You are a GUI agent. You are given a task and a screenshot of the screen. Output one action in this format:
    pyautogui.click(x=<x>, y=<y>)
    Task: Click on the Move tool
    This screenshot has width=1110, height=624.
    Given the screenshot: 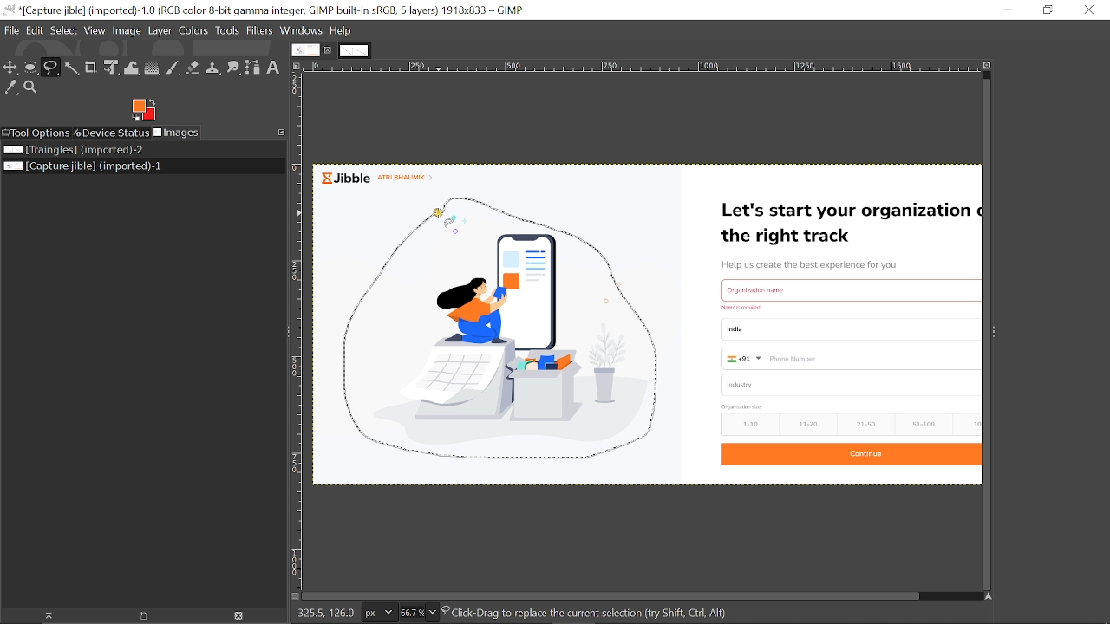 What is the action you would take?
    pyautogui.click(x=11, y=67)
    